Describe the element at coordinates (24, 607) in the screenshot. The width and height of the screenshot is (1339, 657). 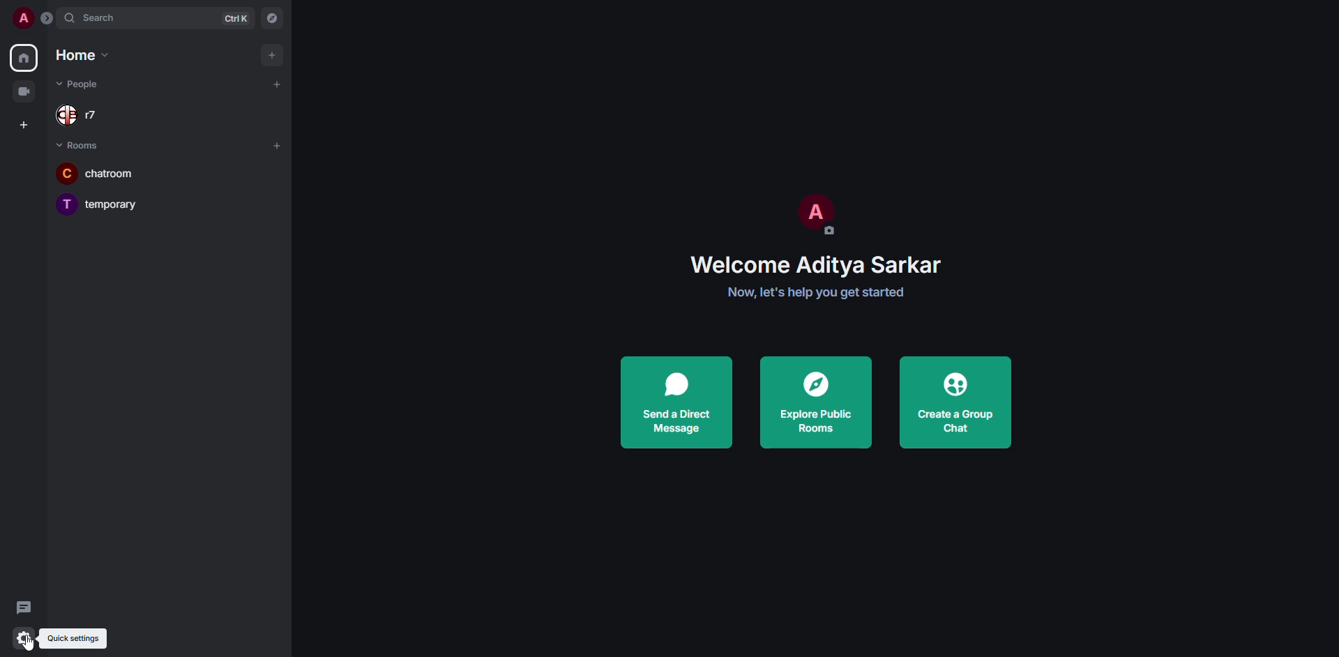
I see `threads` at that location.